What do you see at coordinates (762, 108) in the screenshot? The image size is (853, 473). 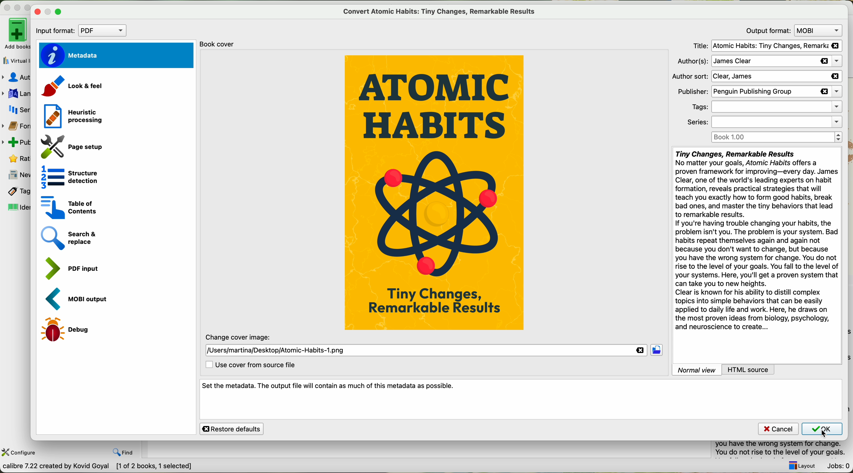 I see `tags` at bounding box center [762, 108].